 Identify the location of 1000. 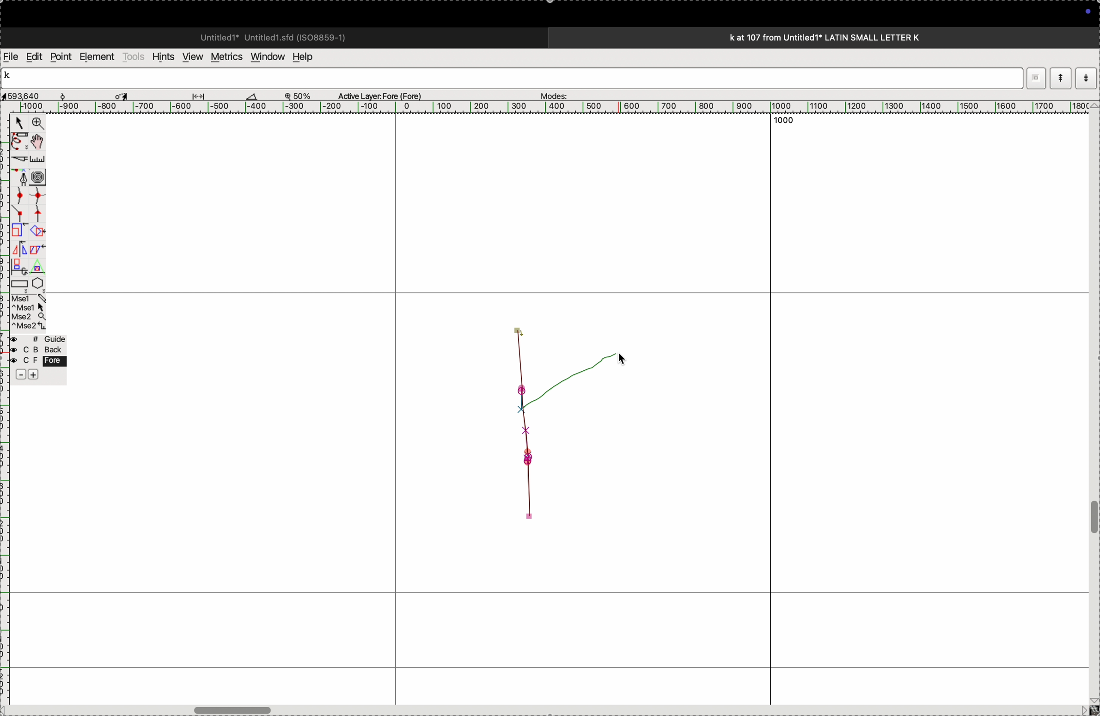
(786, 123).